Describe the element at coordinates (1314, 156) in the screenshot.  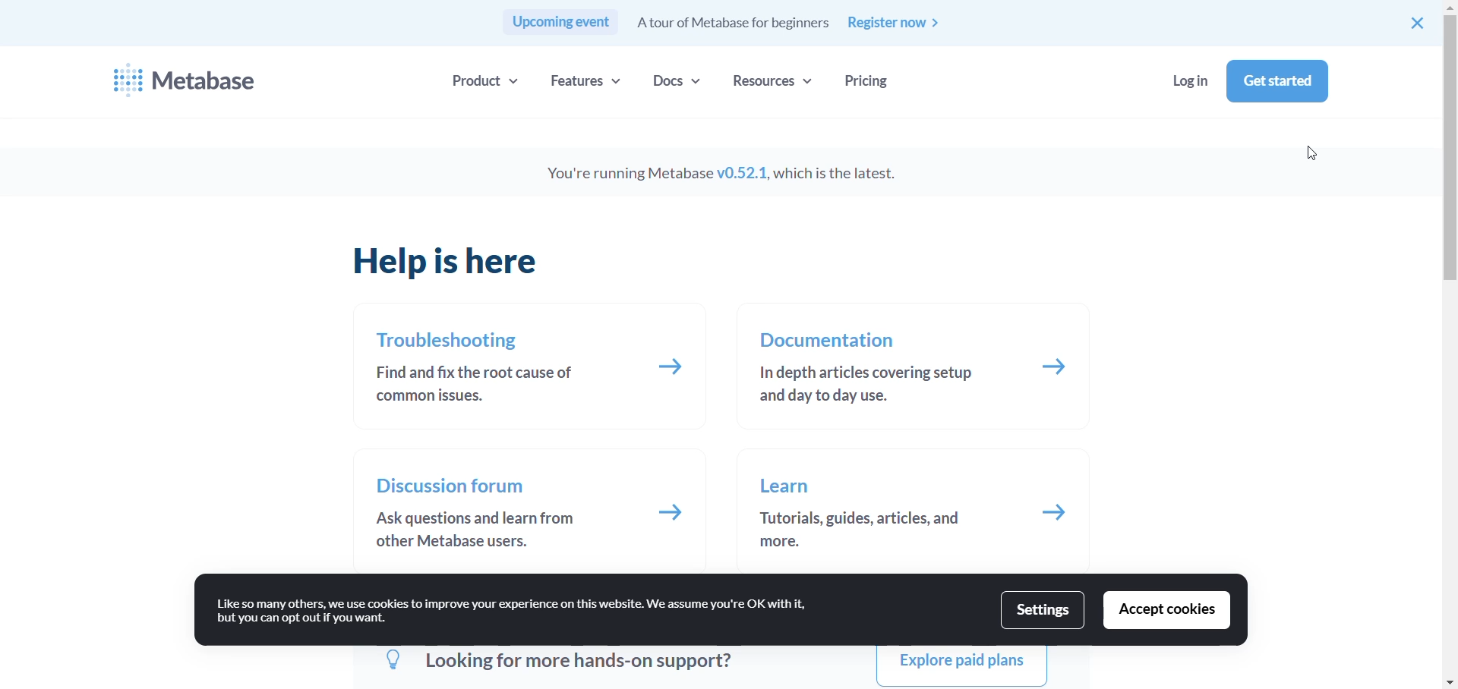
I see `cursor` at that location.